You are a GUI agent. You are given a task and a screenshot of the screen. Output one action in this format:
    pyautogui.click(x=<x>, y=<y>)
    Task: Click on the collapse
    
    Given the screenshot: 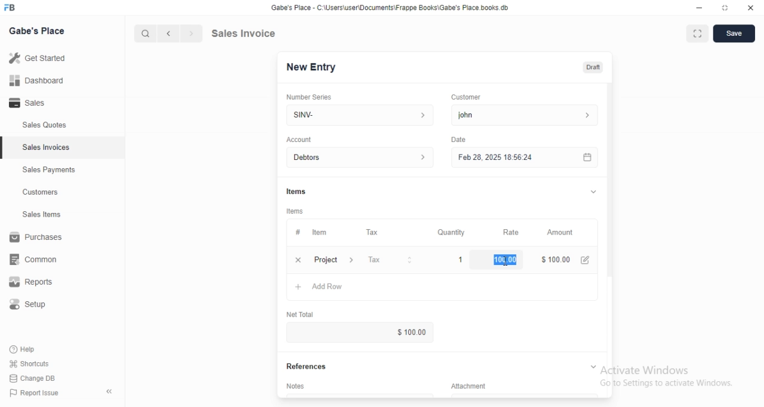 What is the action you would take?
    pyautogui.click(x=592, y=366)
    